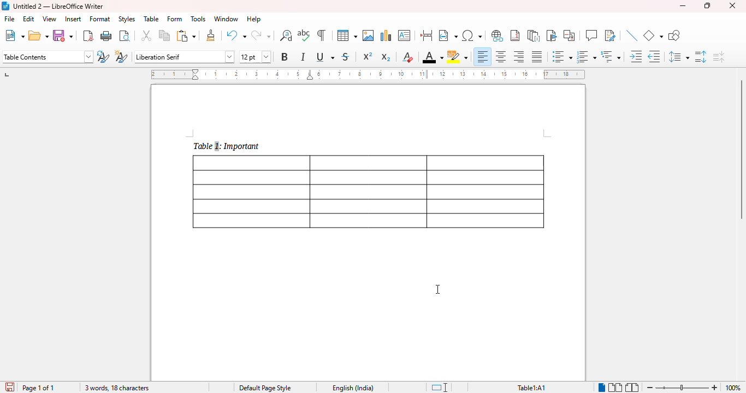 The image size is (746, 393). I want to click on table, so click(369, 192).